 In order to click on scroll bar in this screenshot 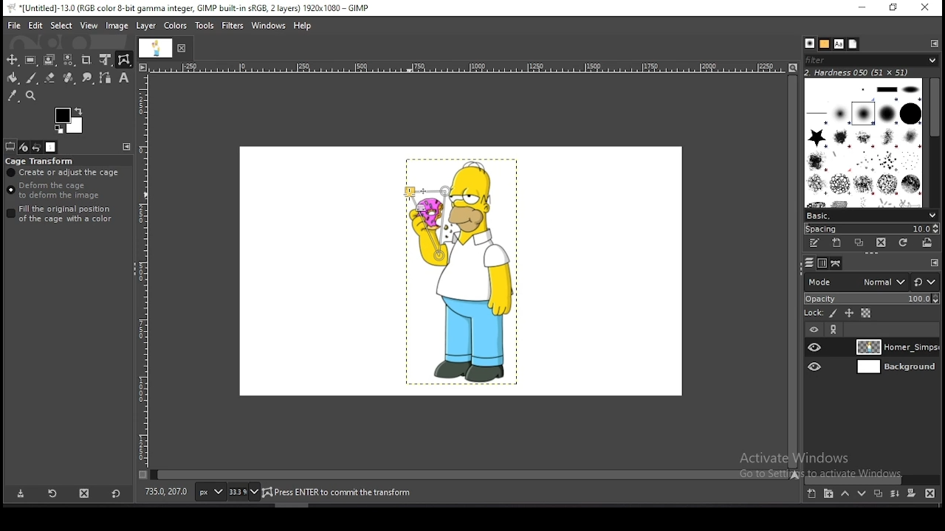, I will do `click(791, 271)`.